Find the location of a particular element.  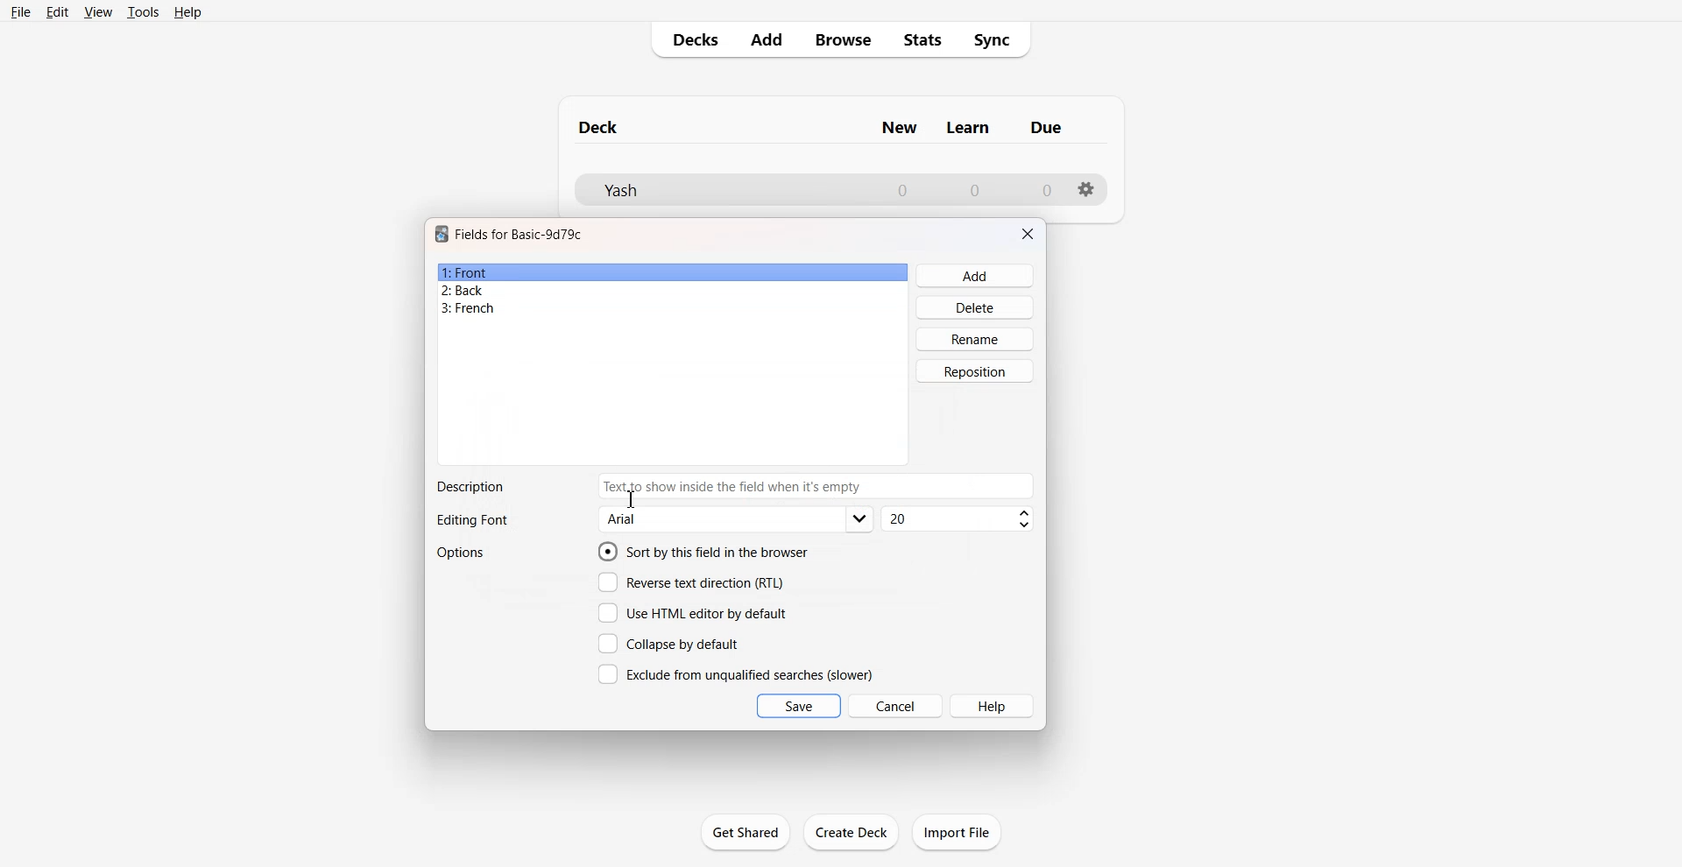

Get Shared is located at coordinates (746, 832).